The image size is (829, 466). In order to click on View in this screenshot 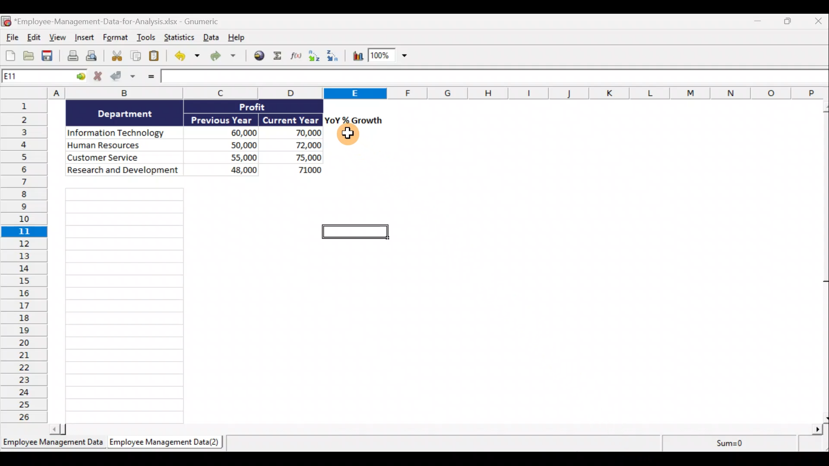, I will do `click(57, 37)`.